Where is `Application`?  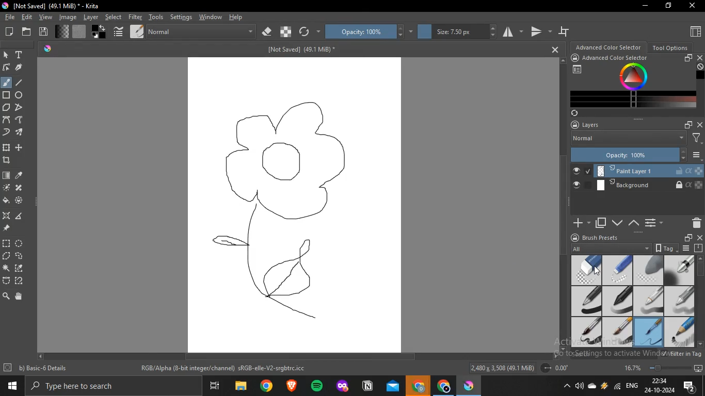 Application is located at coordinates (216, 386).